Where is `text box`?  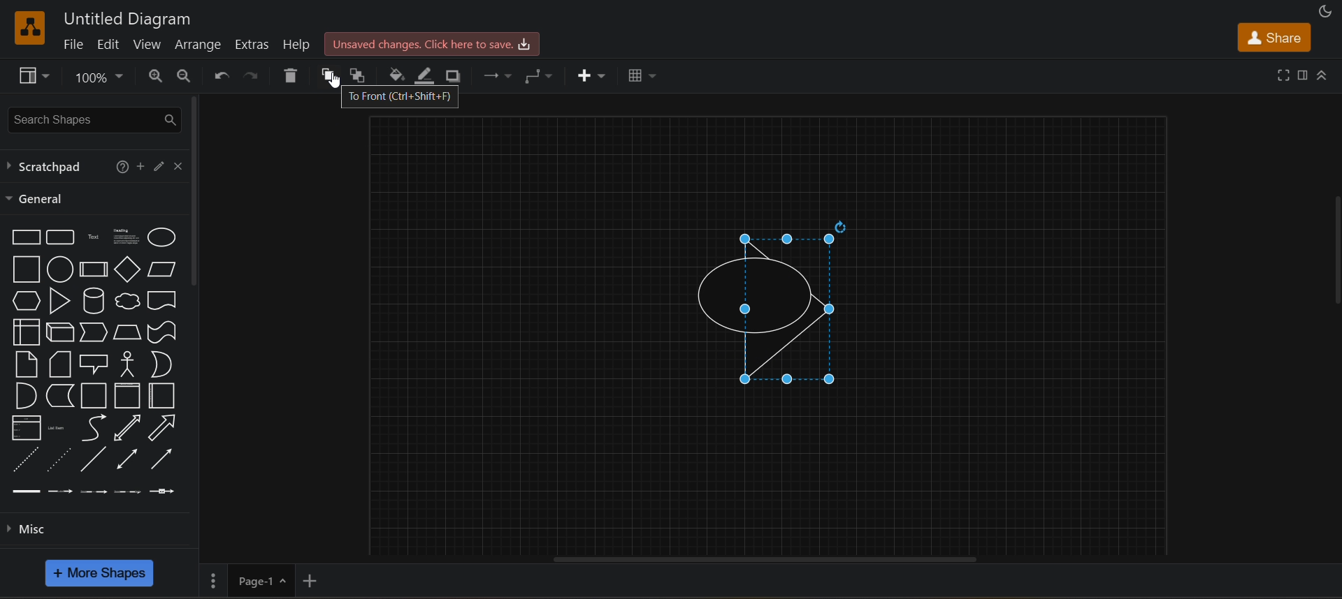 text box is located at coordinates (126, 235).